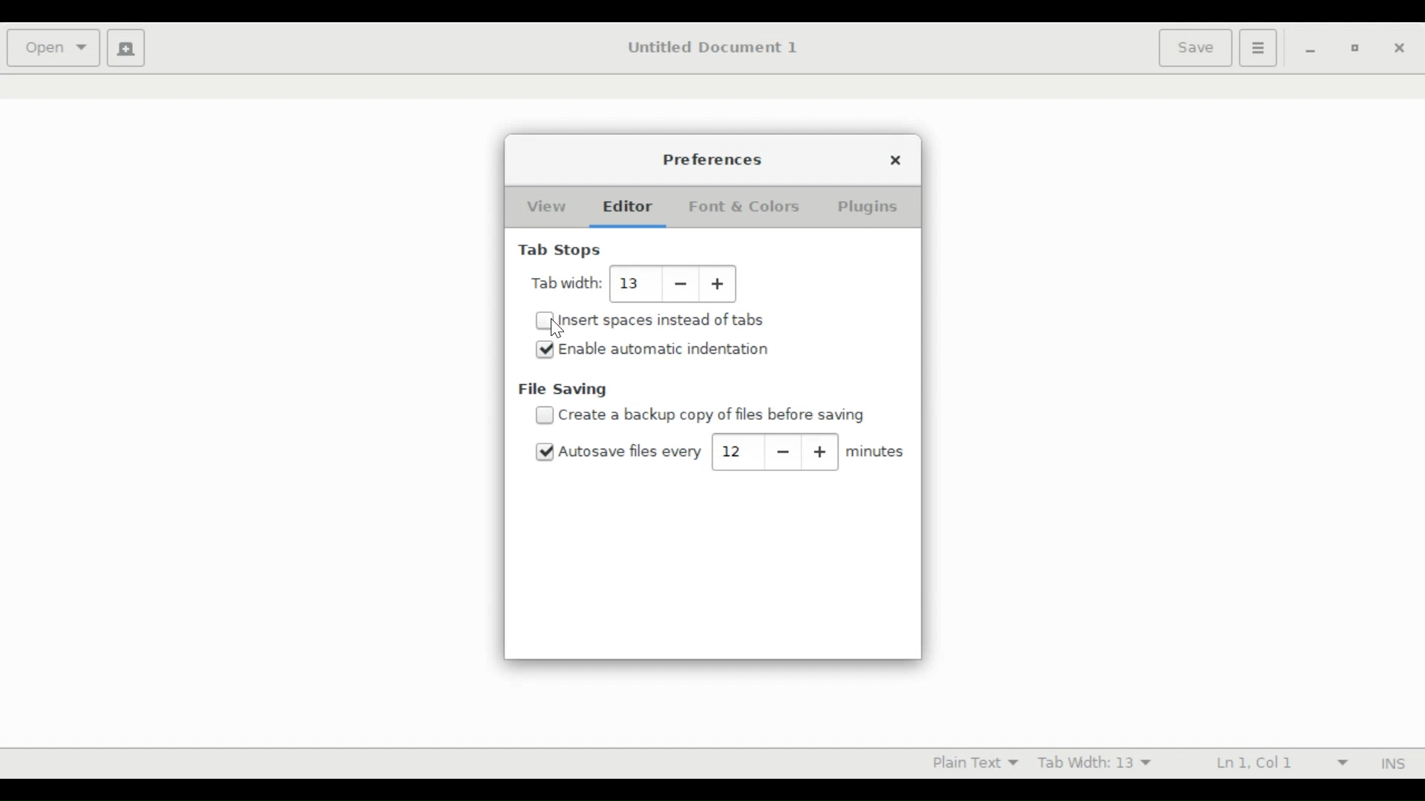  Describe the element at coordinates (546, 452) in the screenshot. I see `Selected` at that location.